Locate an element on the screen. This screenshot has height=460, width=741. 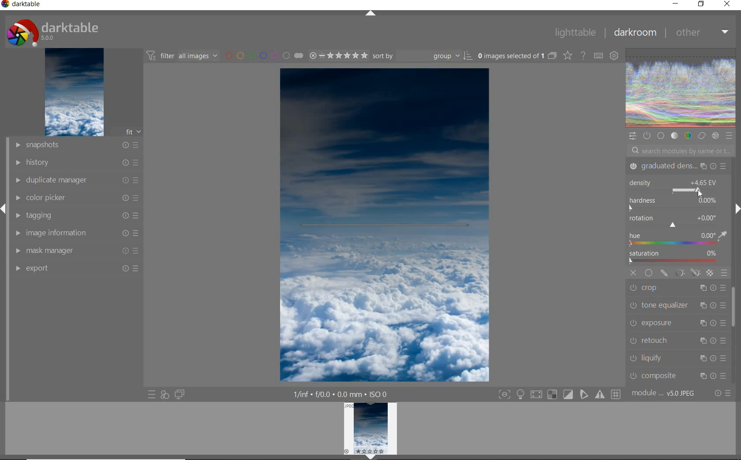
BLENDING OPTIONS is located at coordinates (724, 273).